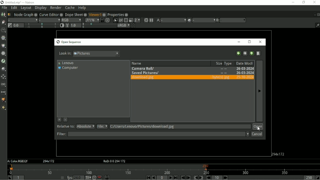  Describe the element at coordinates (17, 162) in the screenshot. I see `A:Color.RGB32f` at that location.